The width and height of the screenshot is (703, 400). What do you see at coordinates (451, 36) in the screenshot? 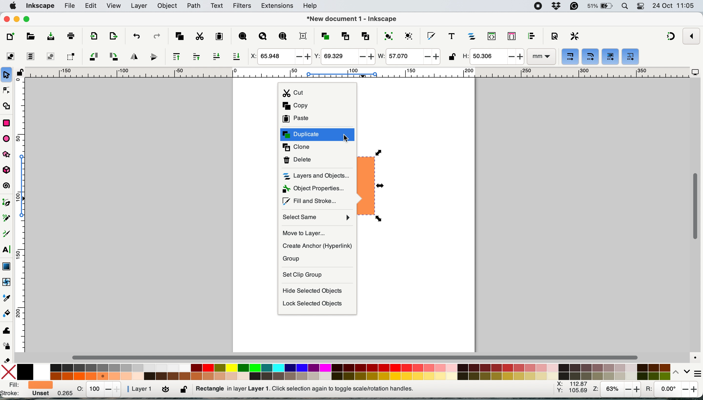
I see `texts and fonts` at bounding box center [451, 36].